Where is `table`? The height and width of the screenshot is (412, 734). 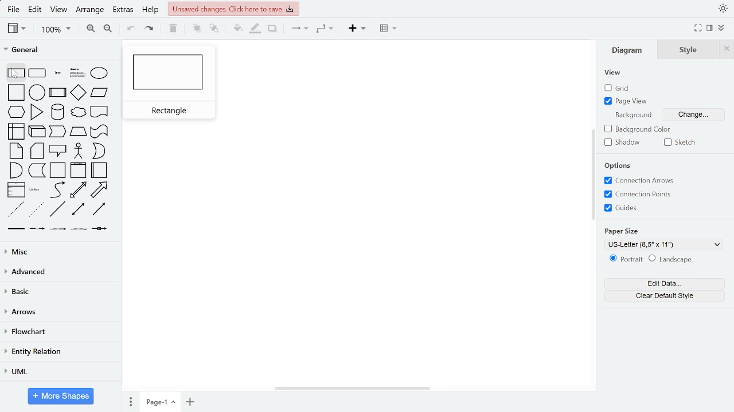
table is located at coordinates (390, 29).